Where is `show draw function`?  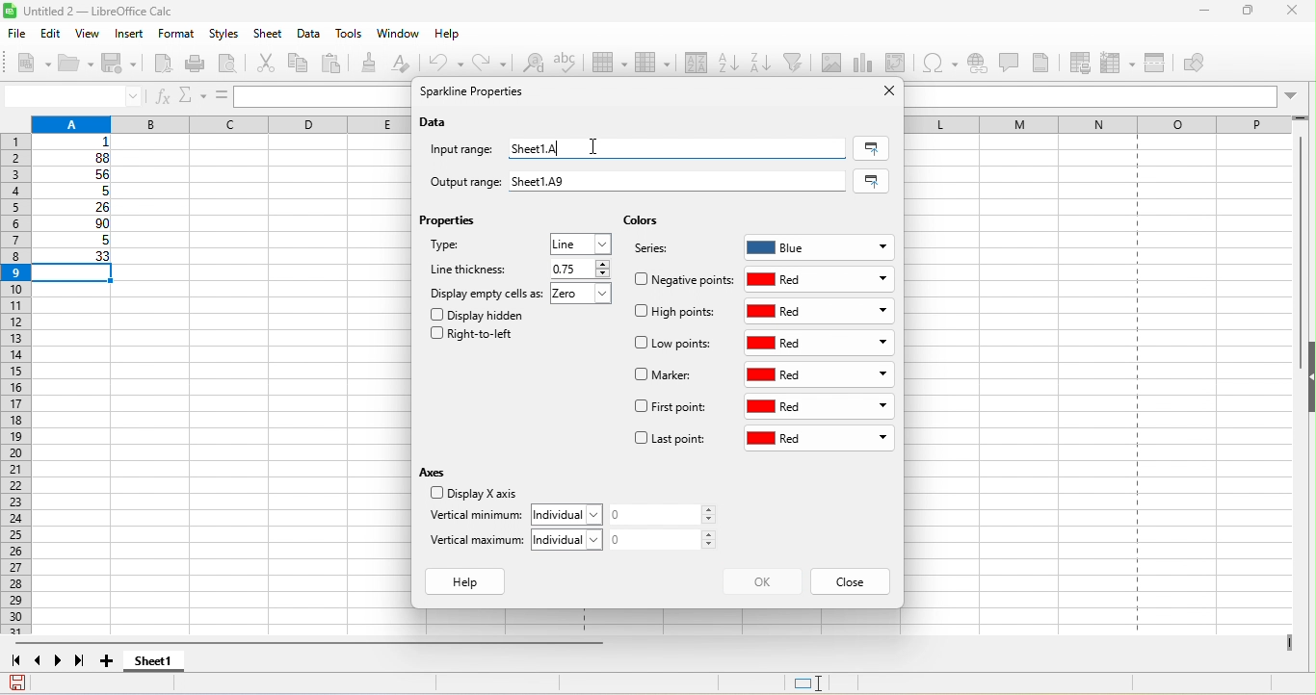
show draw function is located at coordinates (1209, 64).